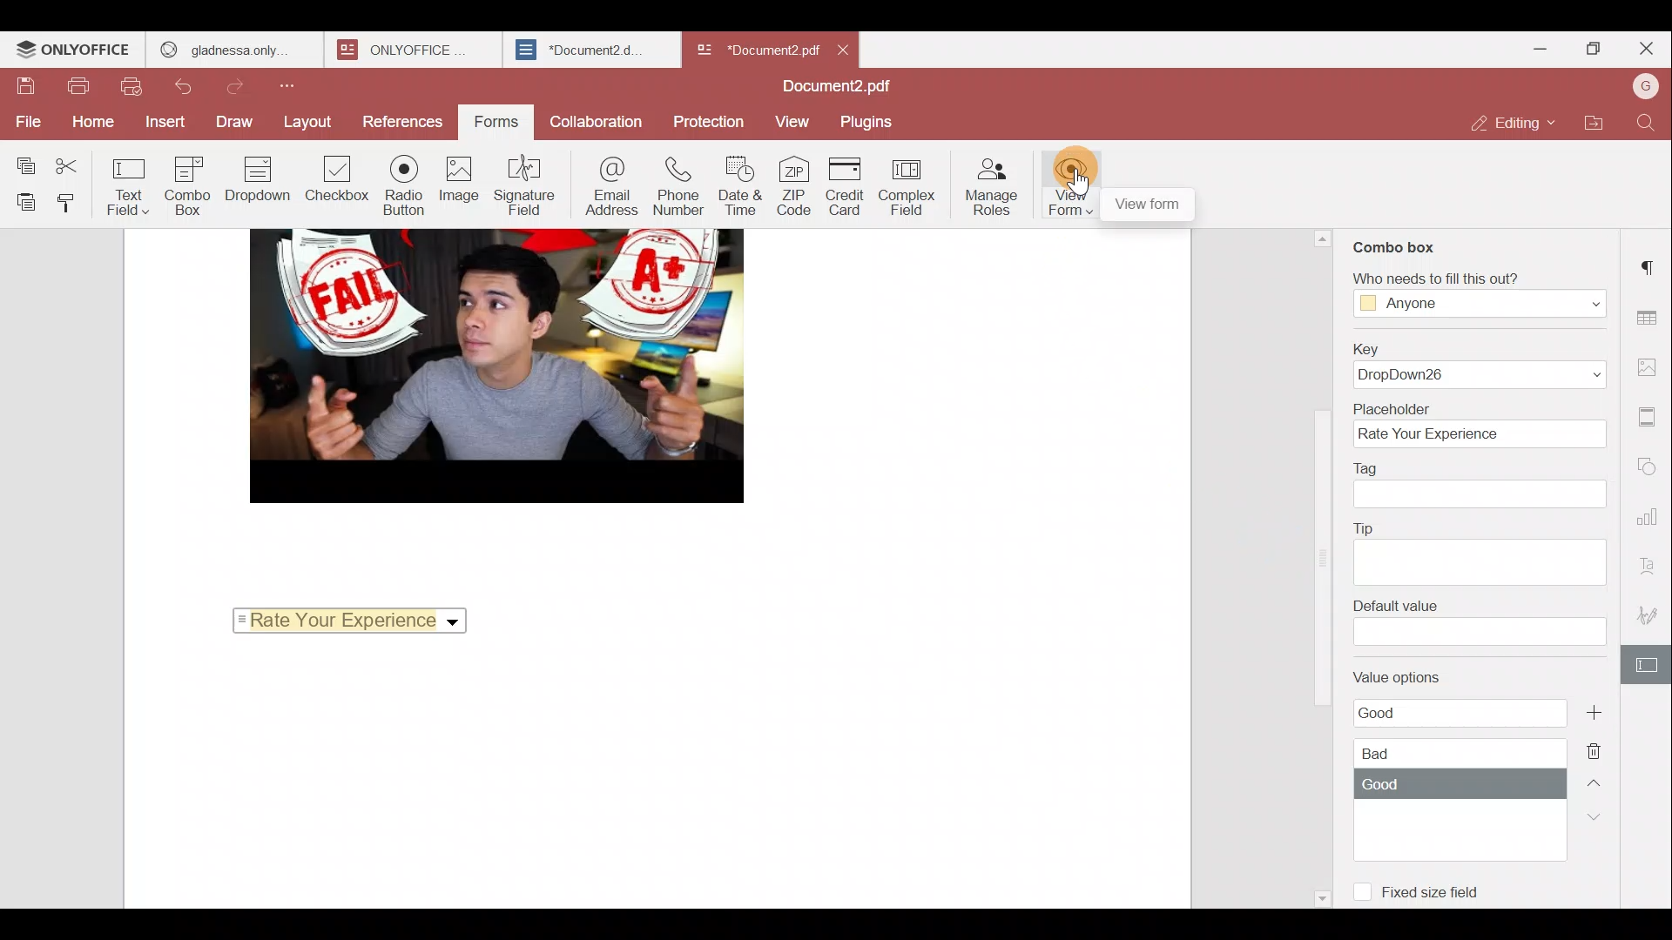 This screenshot has height=940, width=1672. Describe the element at coordinates (1650, 611) in the screenshot. I see `Signature settings` at that location.